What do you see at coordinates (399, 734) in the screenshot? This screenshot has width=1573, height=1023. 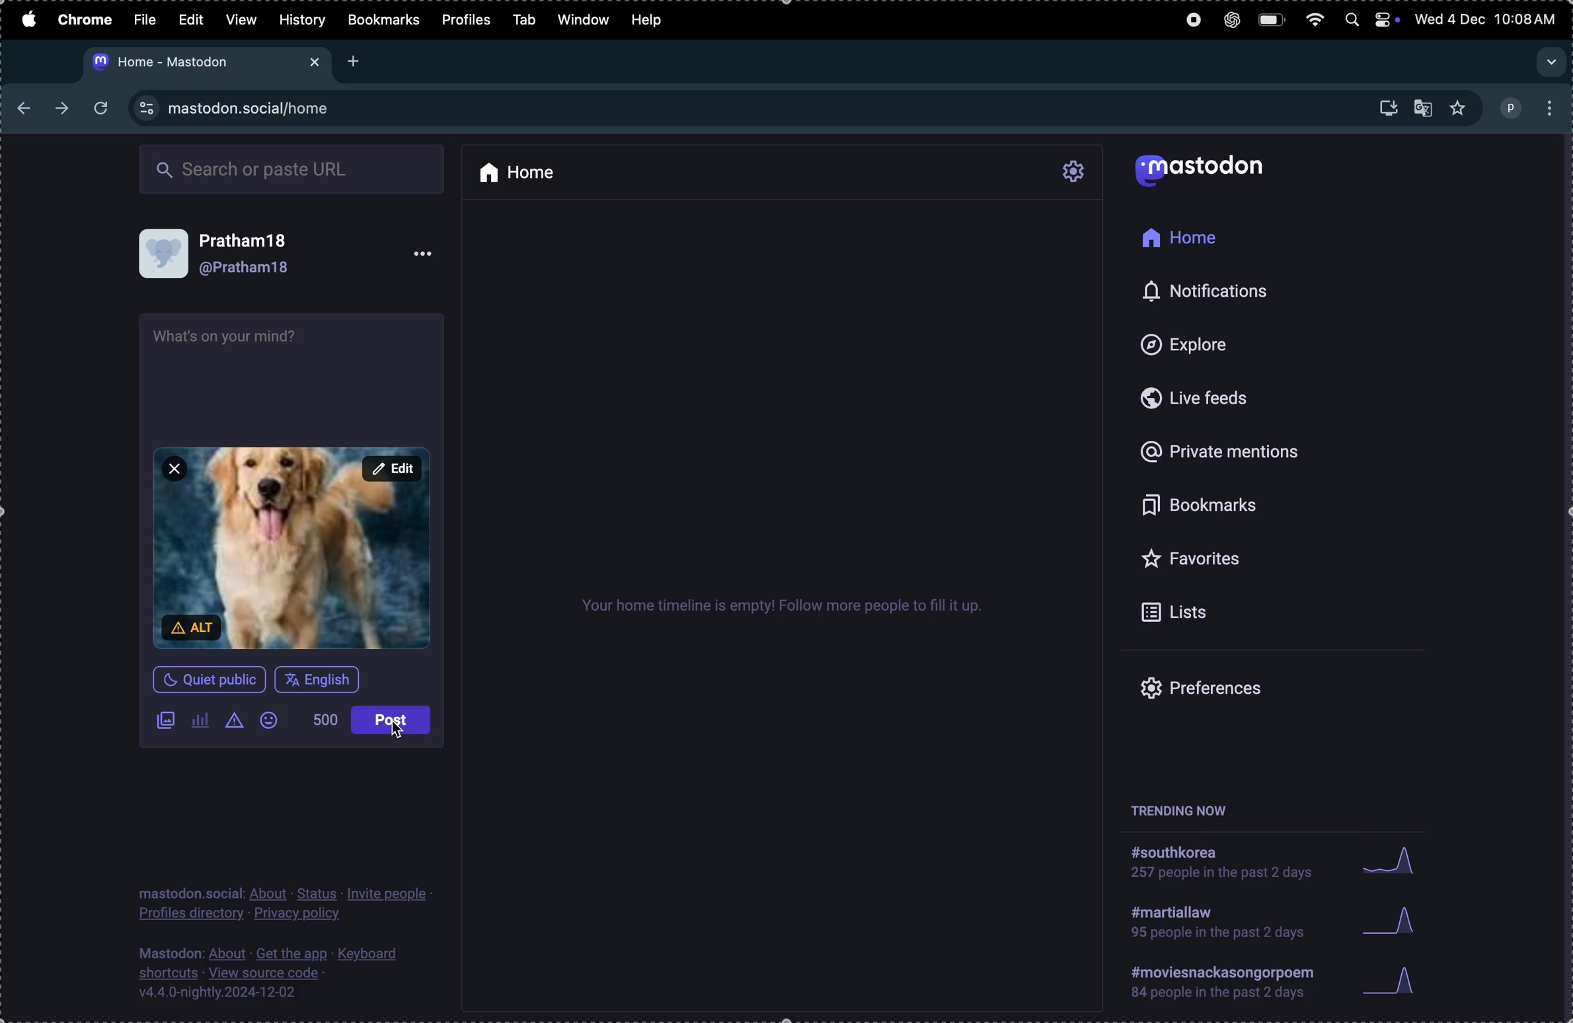 I see `cursor` at bounding box center [399, 734].